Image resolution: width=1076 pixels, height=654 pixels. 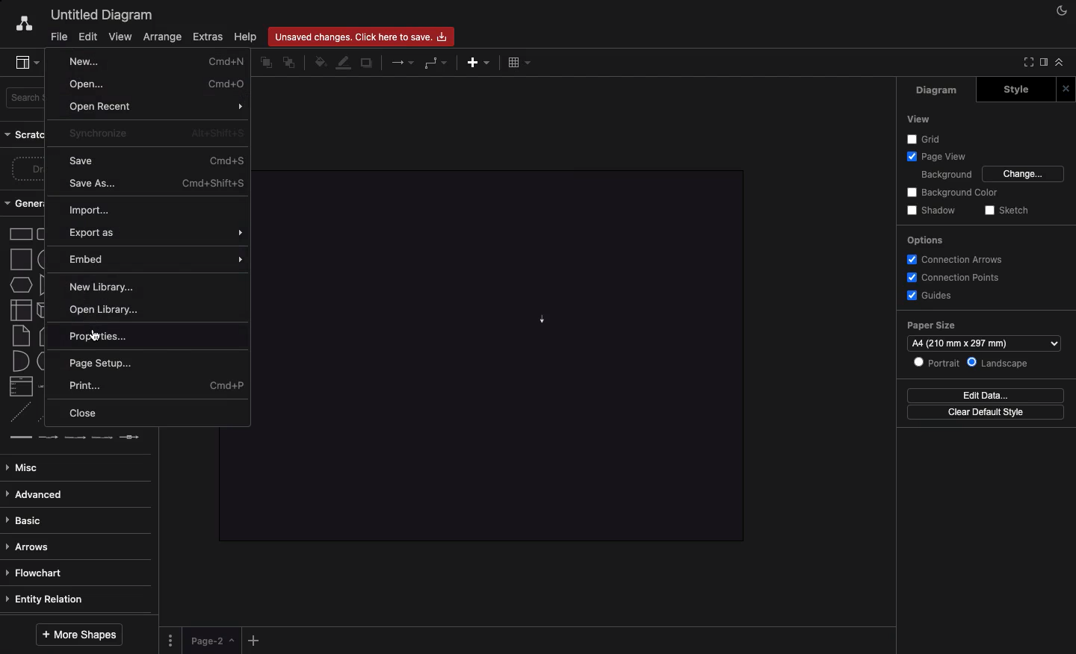 What do you see at coordinates (1005, 211) in the screenshot?
I see `Sketch` at bounding box center [1005, 211].